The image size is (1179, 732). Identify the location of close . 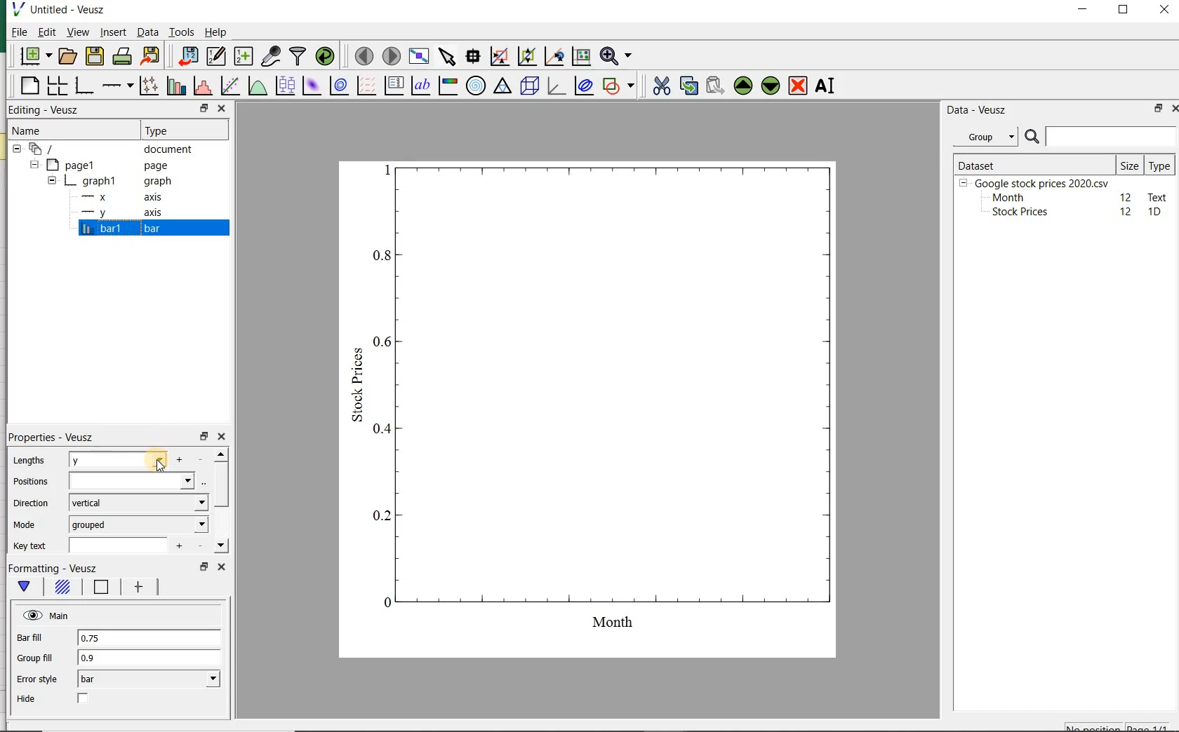
(1178, 109).